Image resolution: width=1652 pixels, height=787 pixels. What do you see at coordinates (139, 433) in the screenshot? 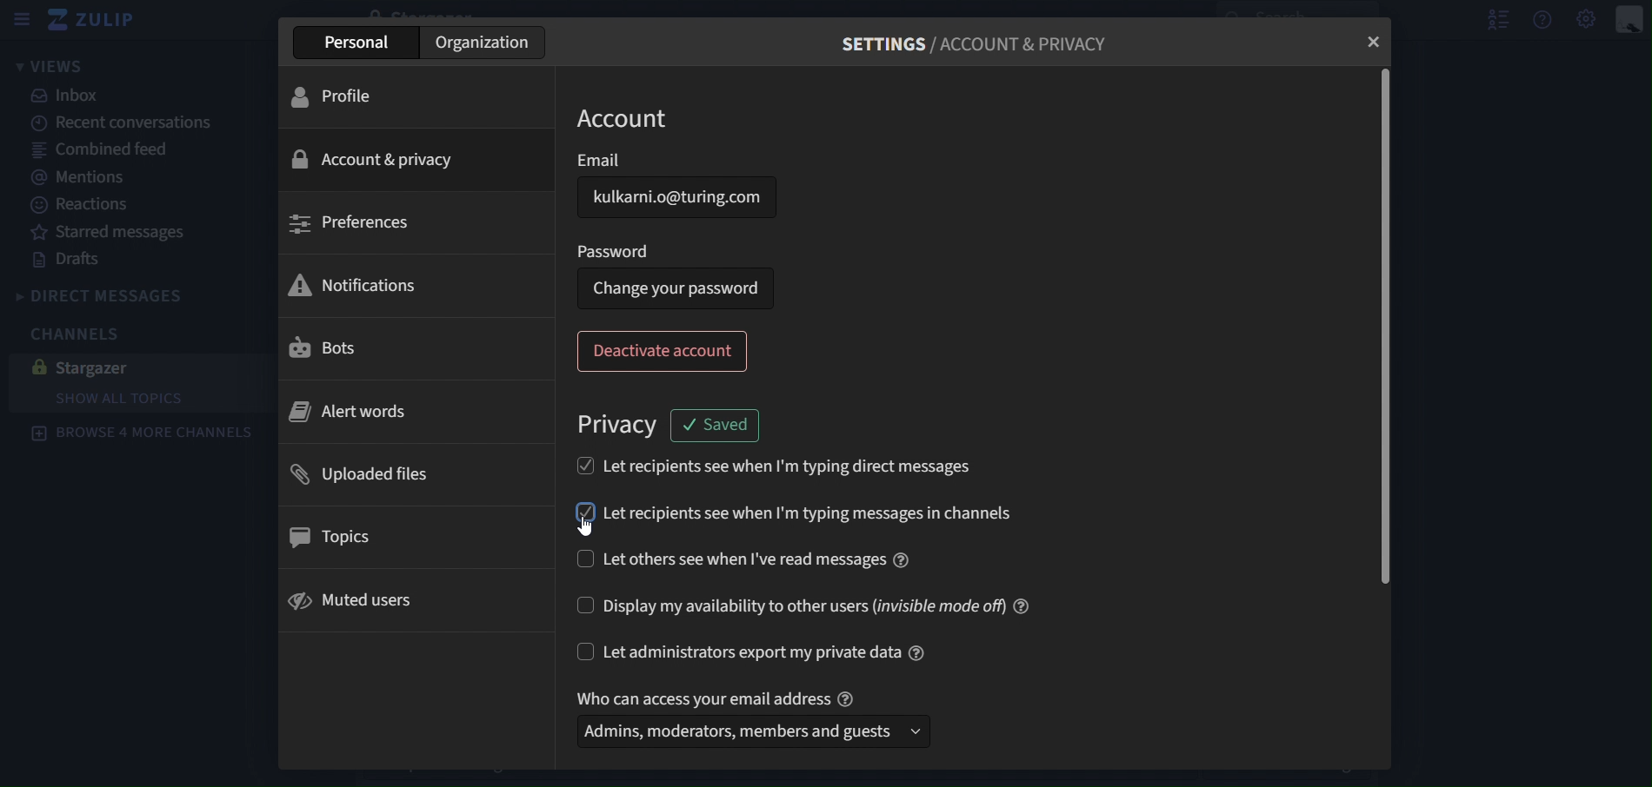
I see `browse 4 more channels` at bounding box center [139, 433].